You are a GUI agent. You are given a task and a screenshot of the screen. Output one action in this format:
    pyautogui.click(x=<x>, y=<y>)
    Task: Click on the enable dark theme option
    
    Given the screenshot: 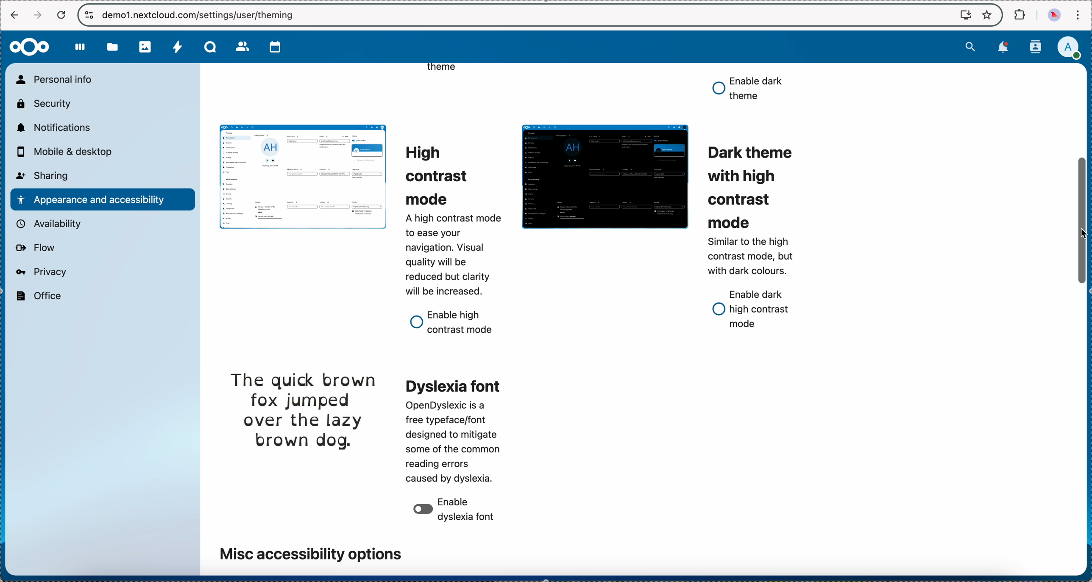 What is the action you would take?
    pyautogui.click(x=747, y=89)
    